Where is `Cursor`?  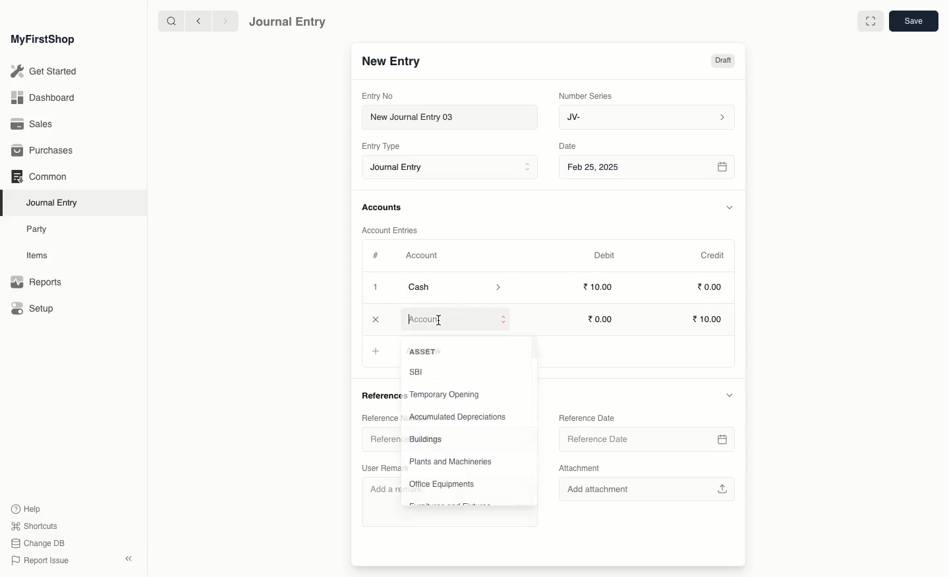 Cursor is located at coordinates (440, 320).